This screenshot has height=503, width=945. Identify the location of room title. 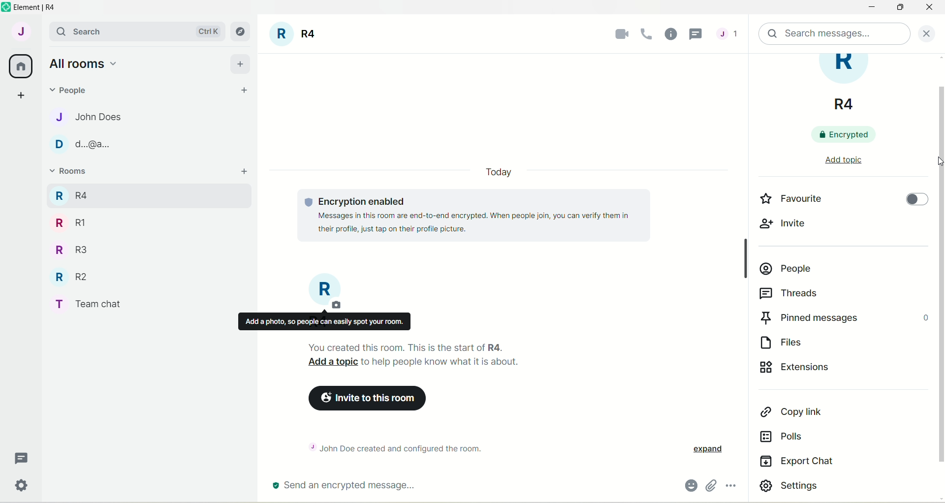
(294, 35).